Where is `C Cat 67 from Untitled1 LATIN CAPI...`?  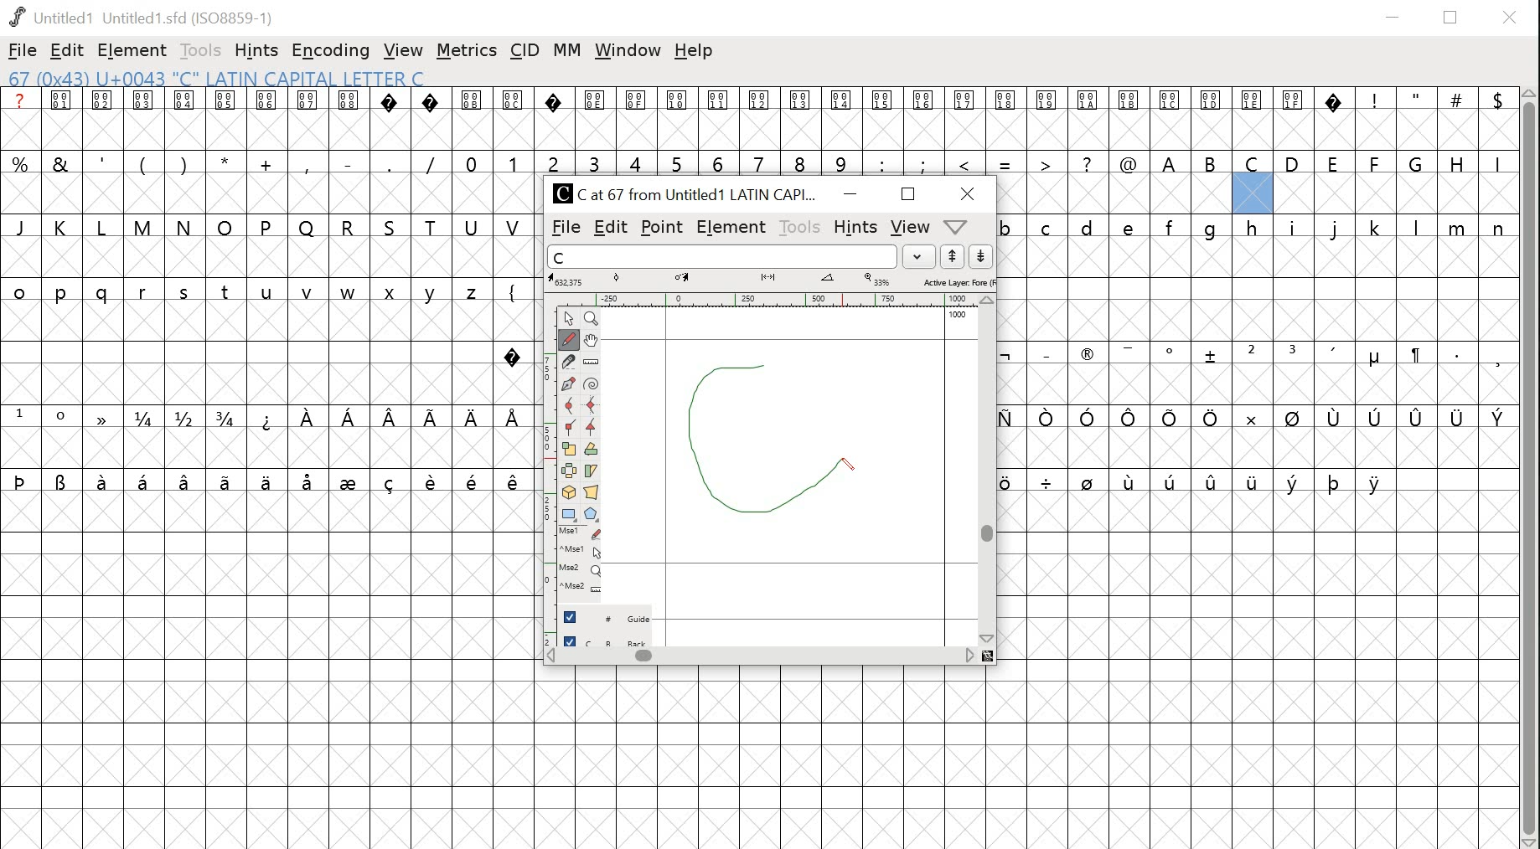
C Cat 67 from Untitled1 LATIN CAPI... is located at coordinates (688, 193).